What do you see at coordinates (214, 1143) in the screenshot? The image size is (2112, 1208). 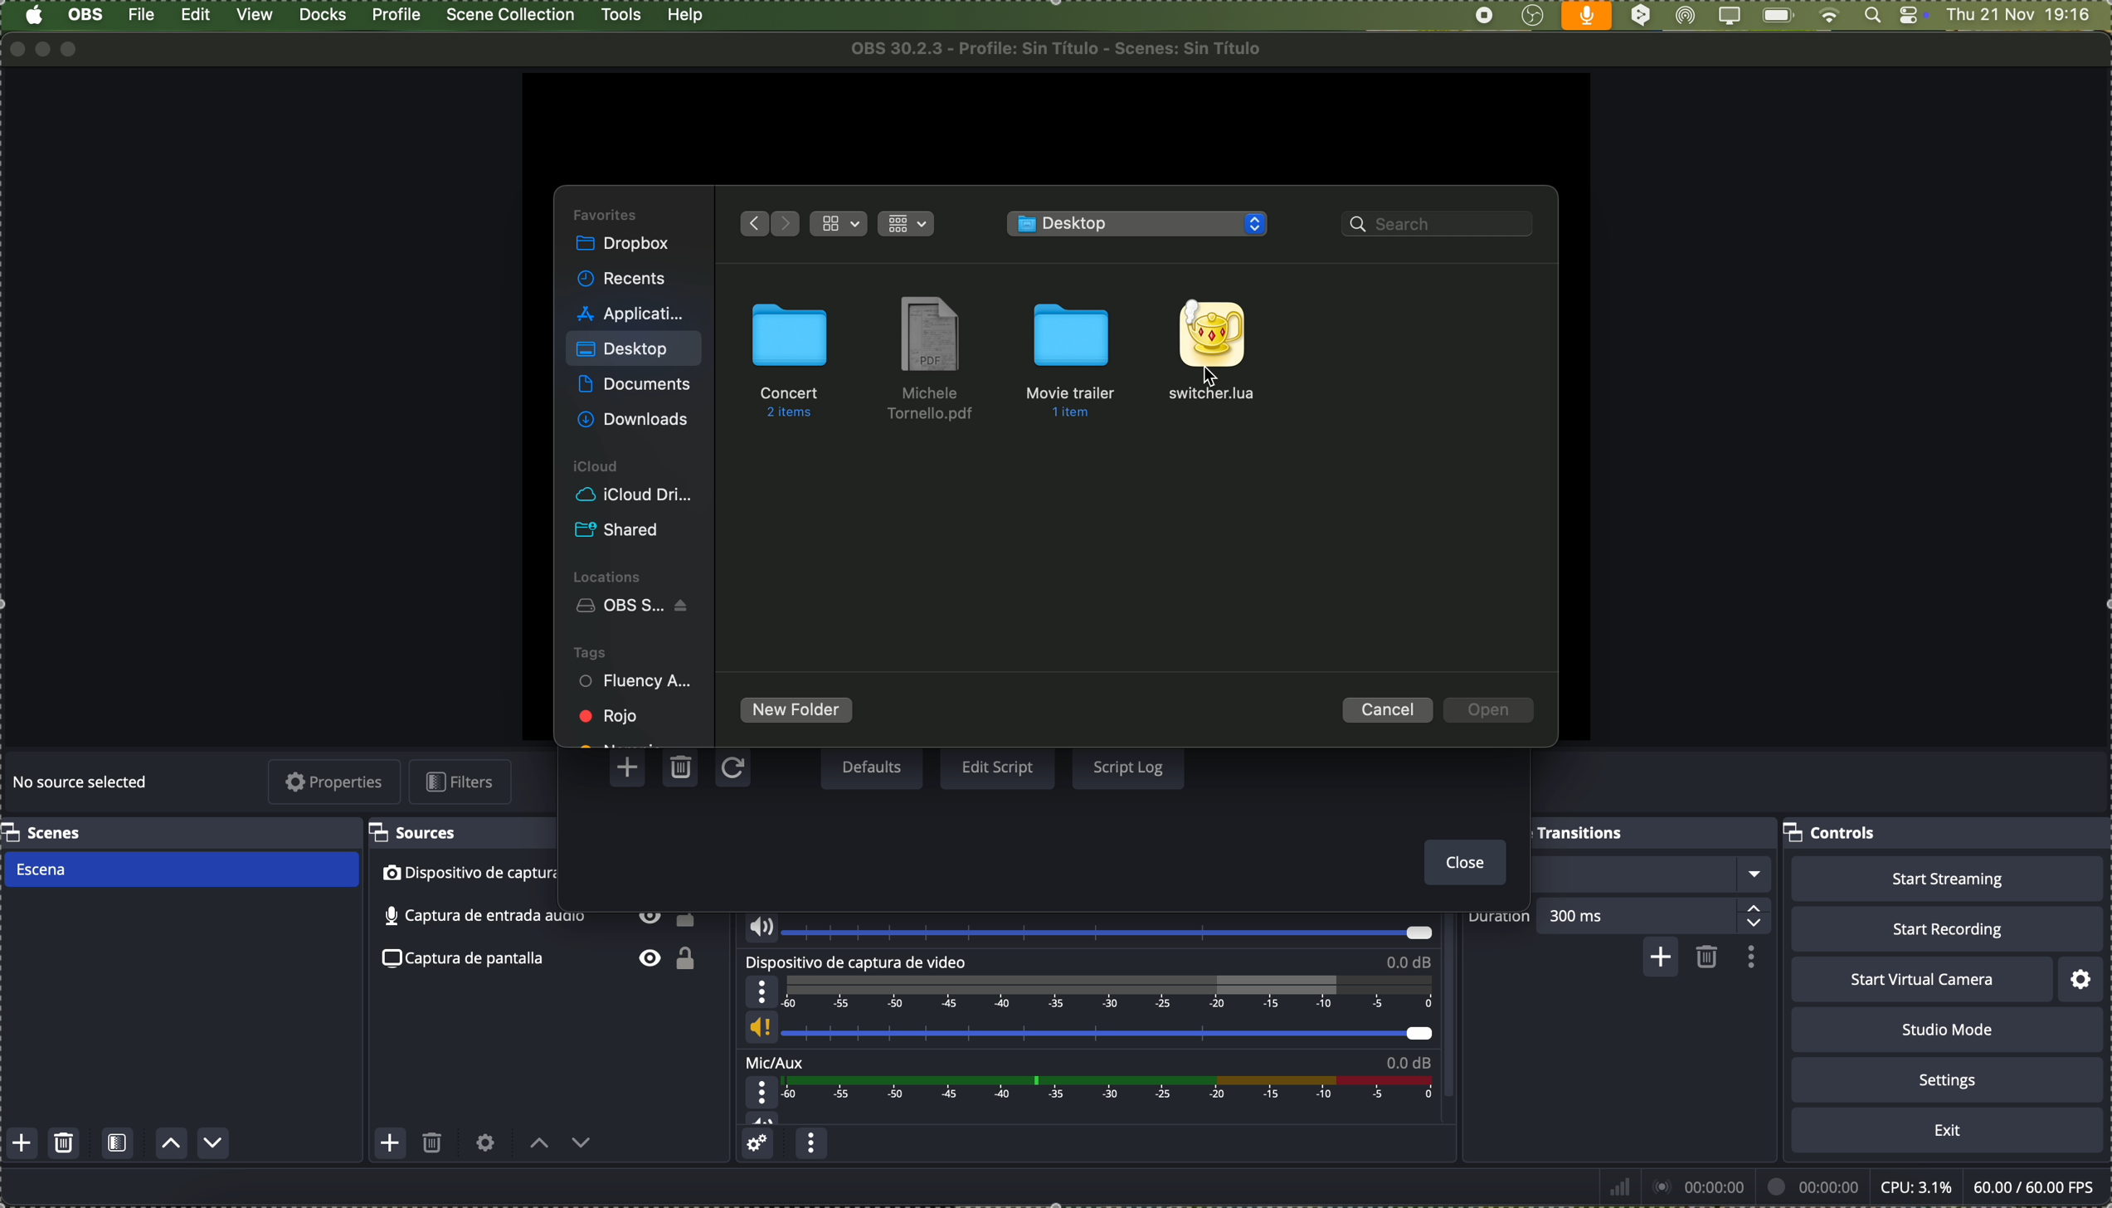 I see `move scene down` at bounding box center [214, 1143].